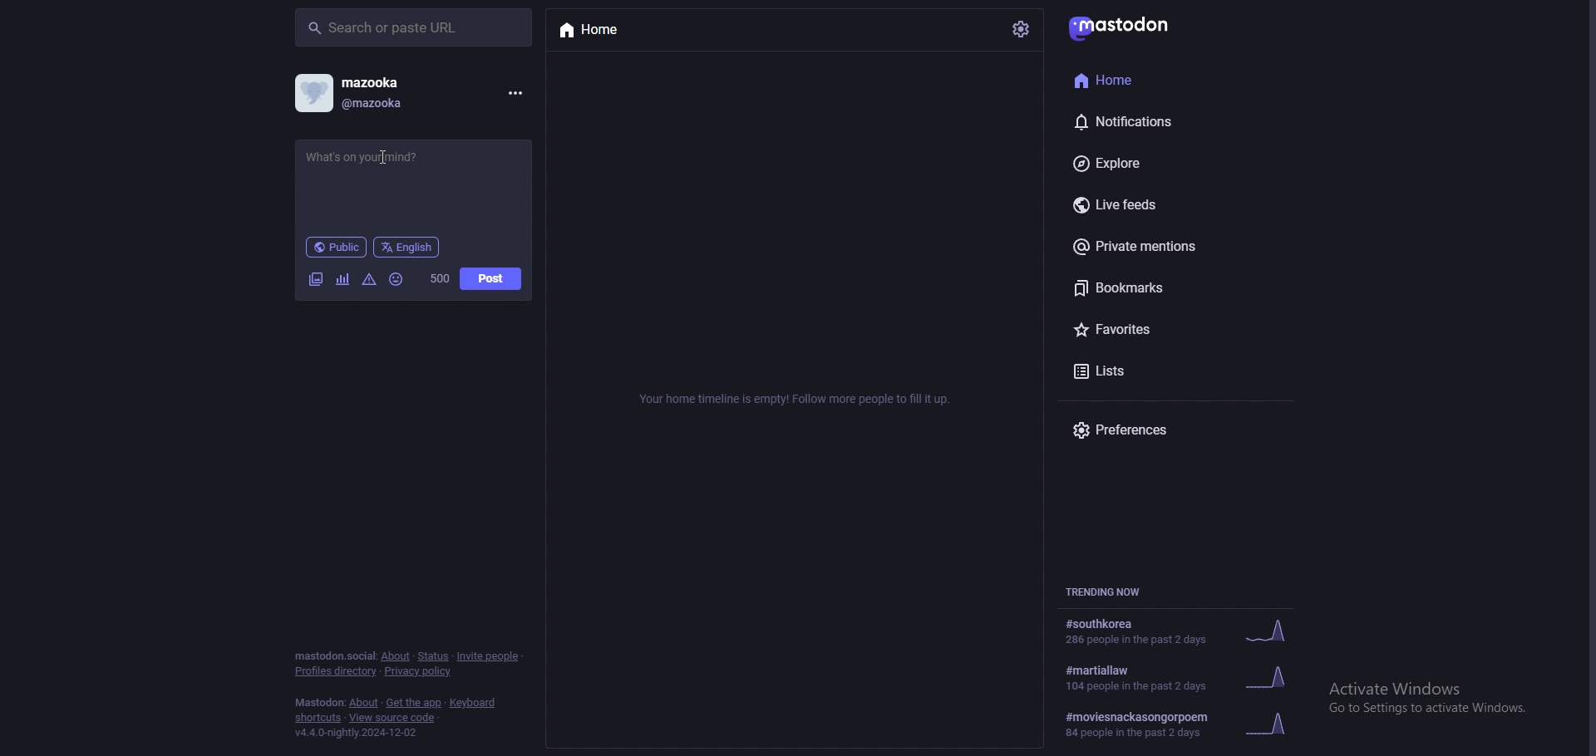 The height and width of the screenshot is (756, 1596). What do you see at coordinates (407, 247) in the screenshot?
I see `language` at bounding box center [407, 247].